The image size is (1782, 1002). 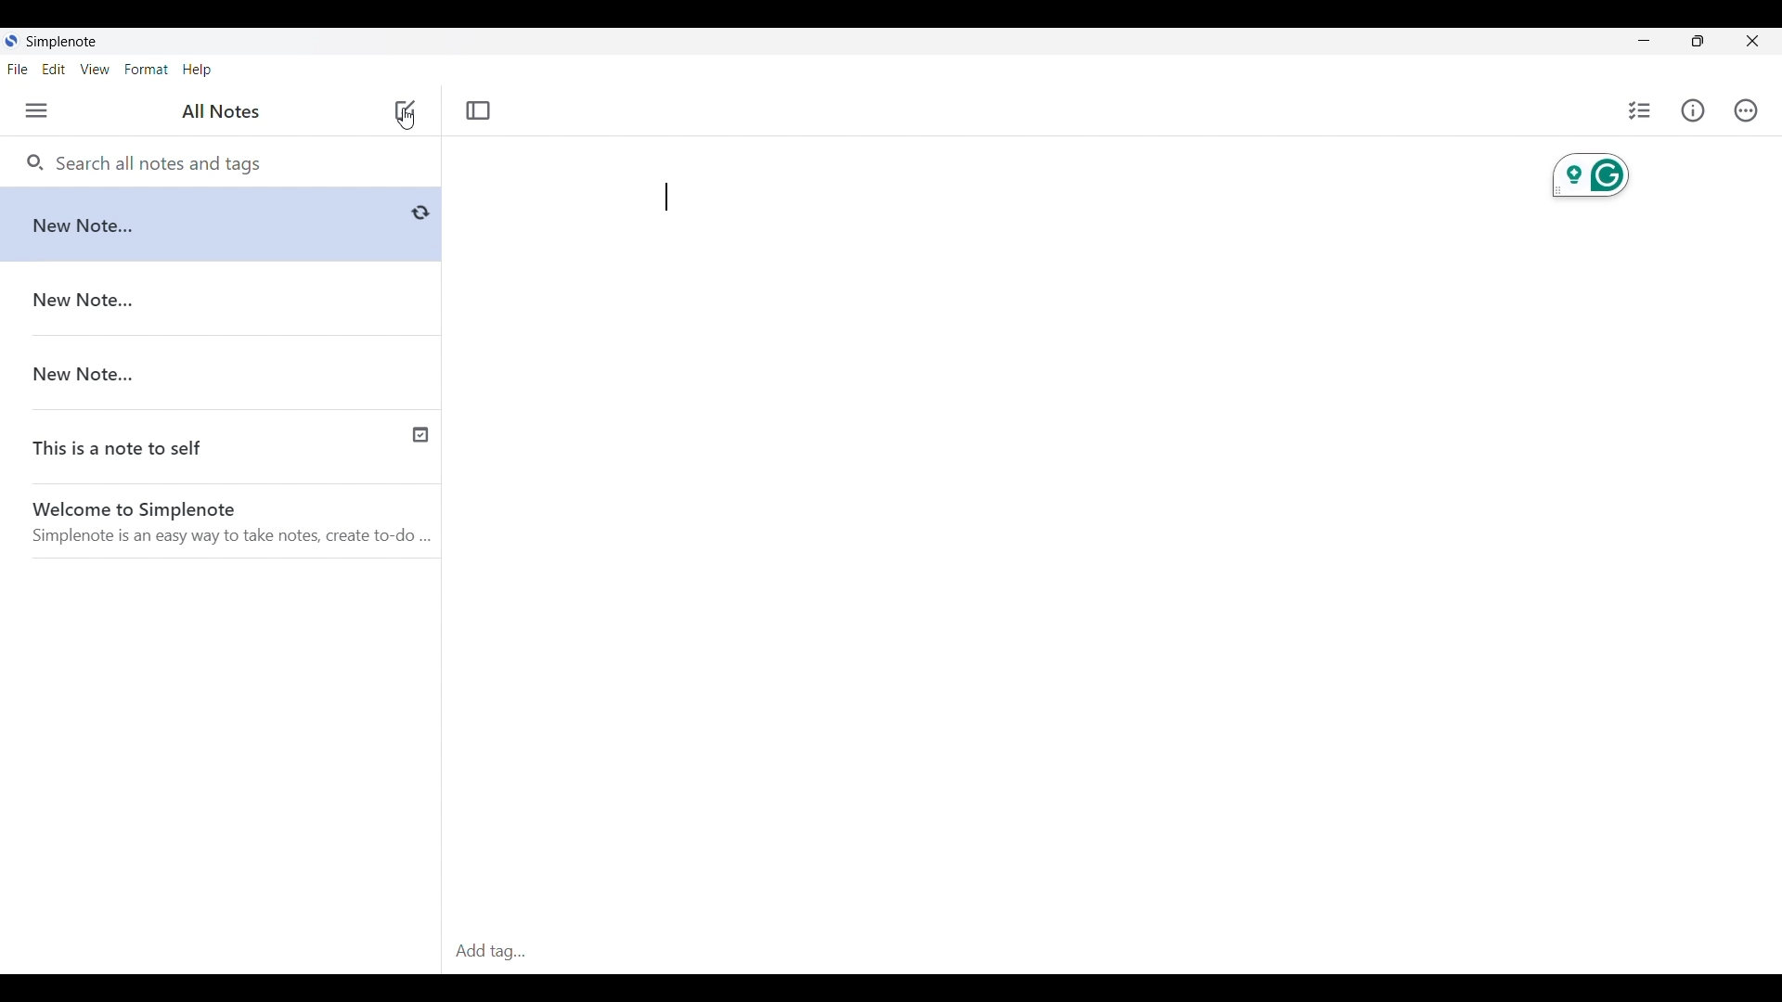 What do you see at coordinates (667, 196) in the screenshot?
I see `Text cursor` at bounding box center [667, 196].